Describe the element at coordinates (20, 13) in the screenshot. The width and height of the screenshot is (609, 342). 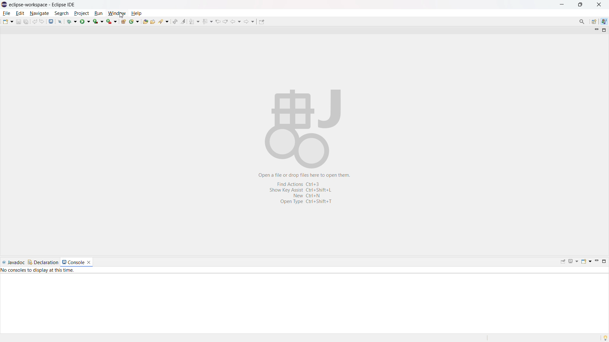
I see `edit` at that location.